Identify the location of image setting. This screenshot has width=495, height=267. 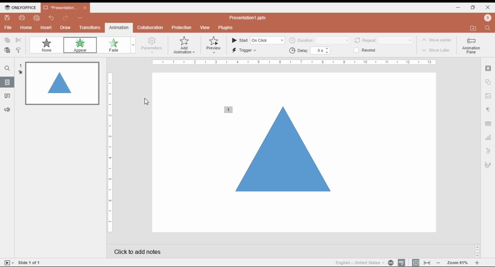
(488, 96).